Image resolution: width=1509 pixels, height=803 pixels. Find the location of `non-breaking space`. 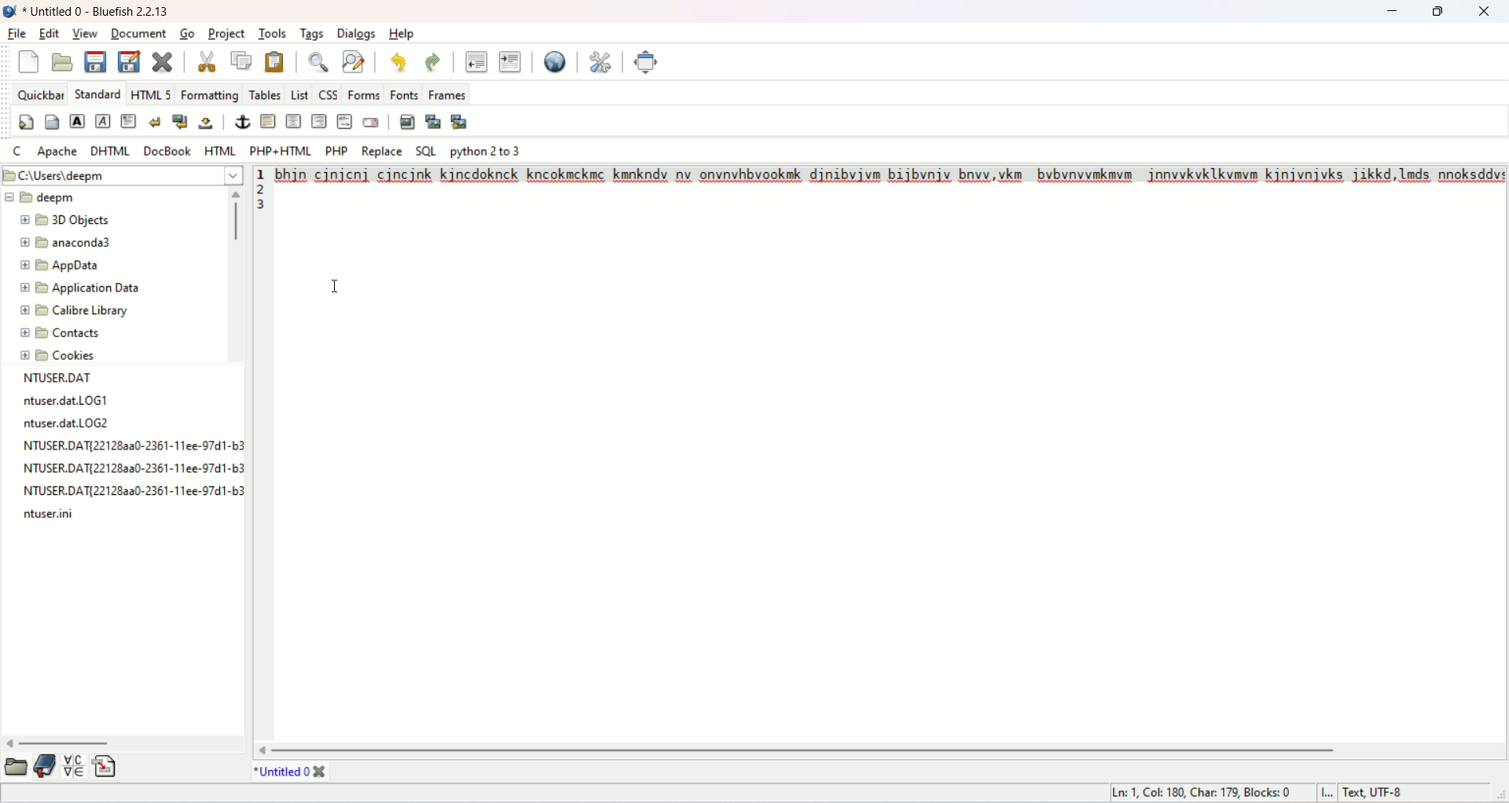

non-breaking space is located at coordinates (205, 122).